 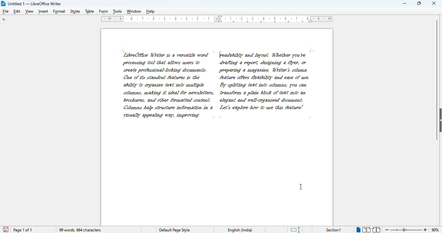 I want to click on logo, so click(x=3, y=4).